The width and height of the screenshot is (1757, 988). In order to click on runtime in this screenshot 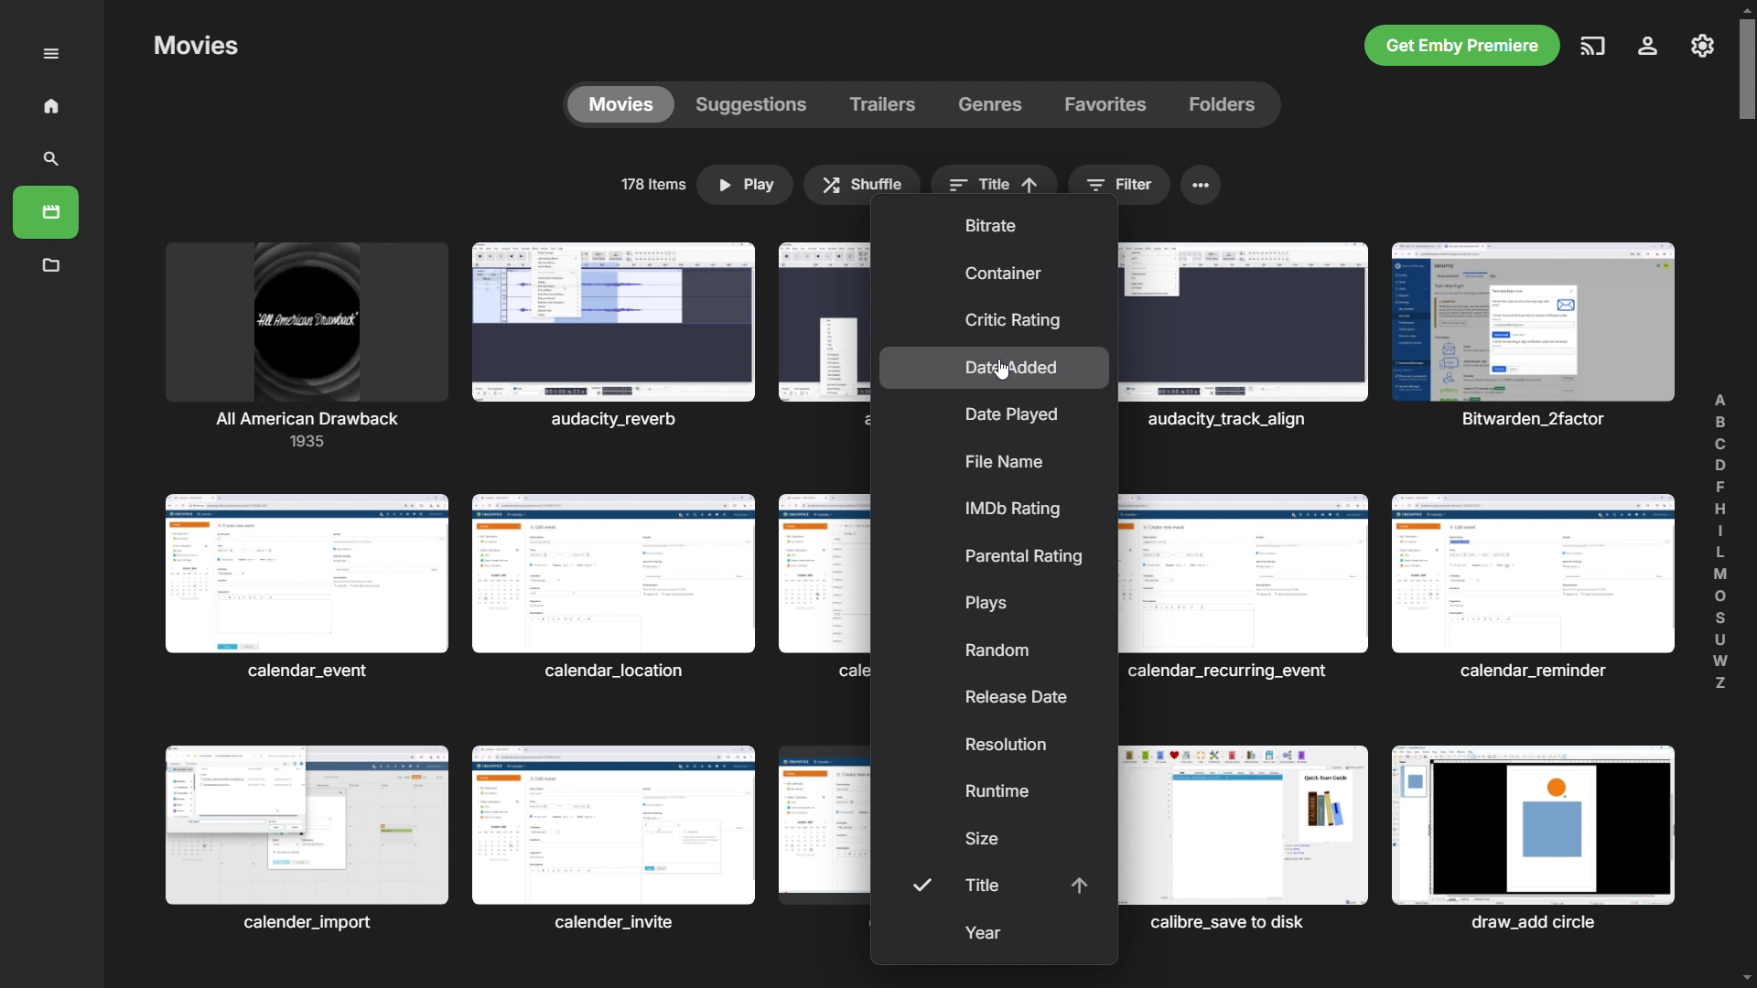, I will do `click(996, 789)`.